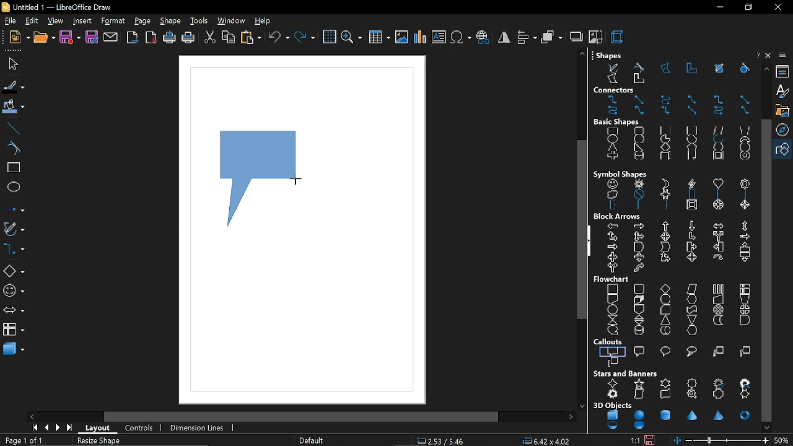 This screenshot has width=793, height=446. I want to click on circle segment, so click(691, 139).